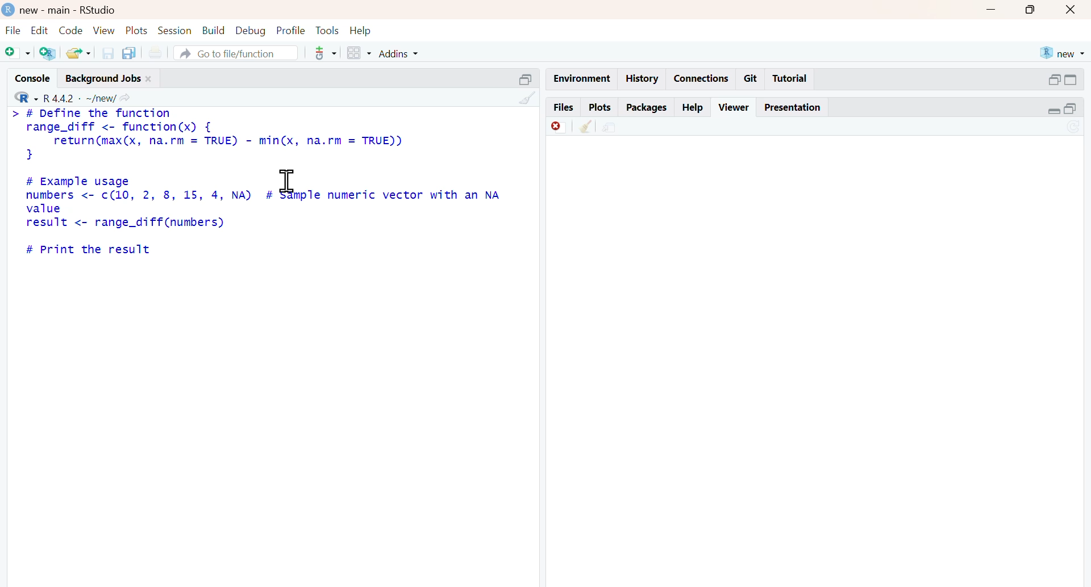 The height and width of the screenshot is (587, 1091). What do you see at coordinates (694, 108) in the screenshot?
I see `help` at bounding box center [694, 108].